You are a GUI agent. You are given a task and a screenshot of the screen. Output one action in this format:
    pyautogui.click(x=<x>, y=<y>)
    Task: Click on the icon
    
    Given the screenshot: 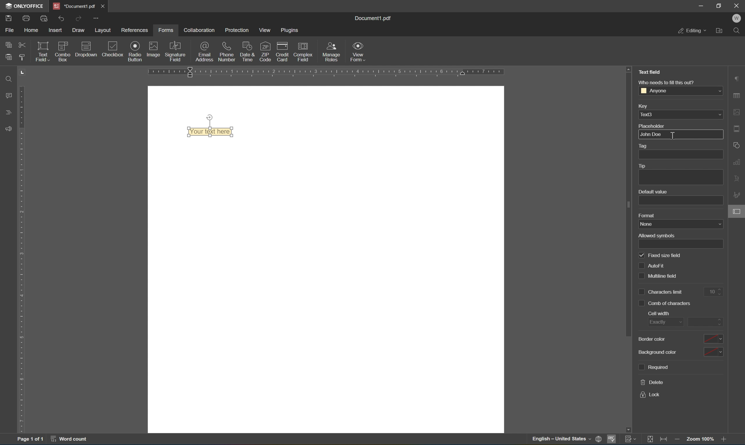 What is the action you would take?
    pyautogui.click(x=89, y=46)
    